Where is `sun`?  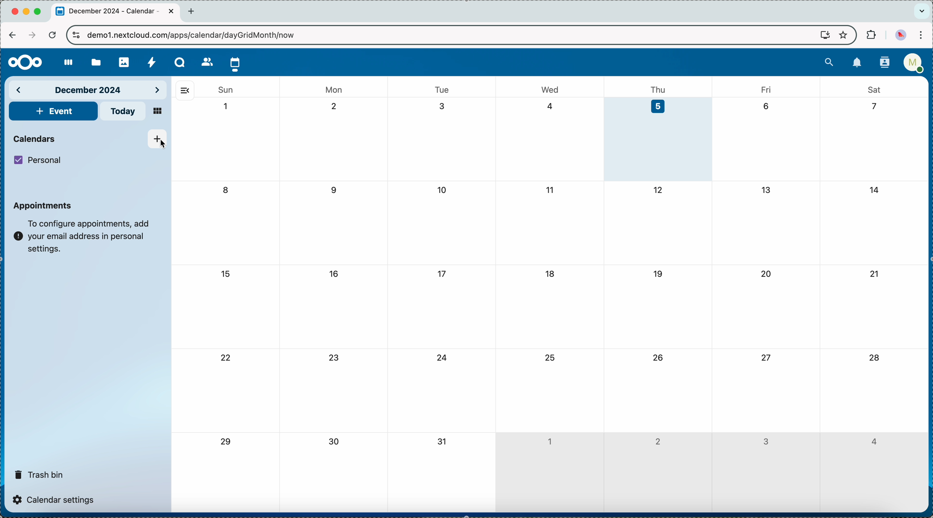
sun is located at coordinates (225, 90).